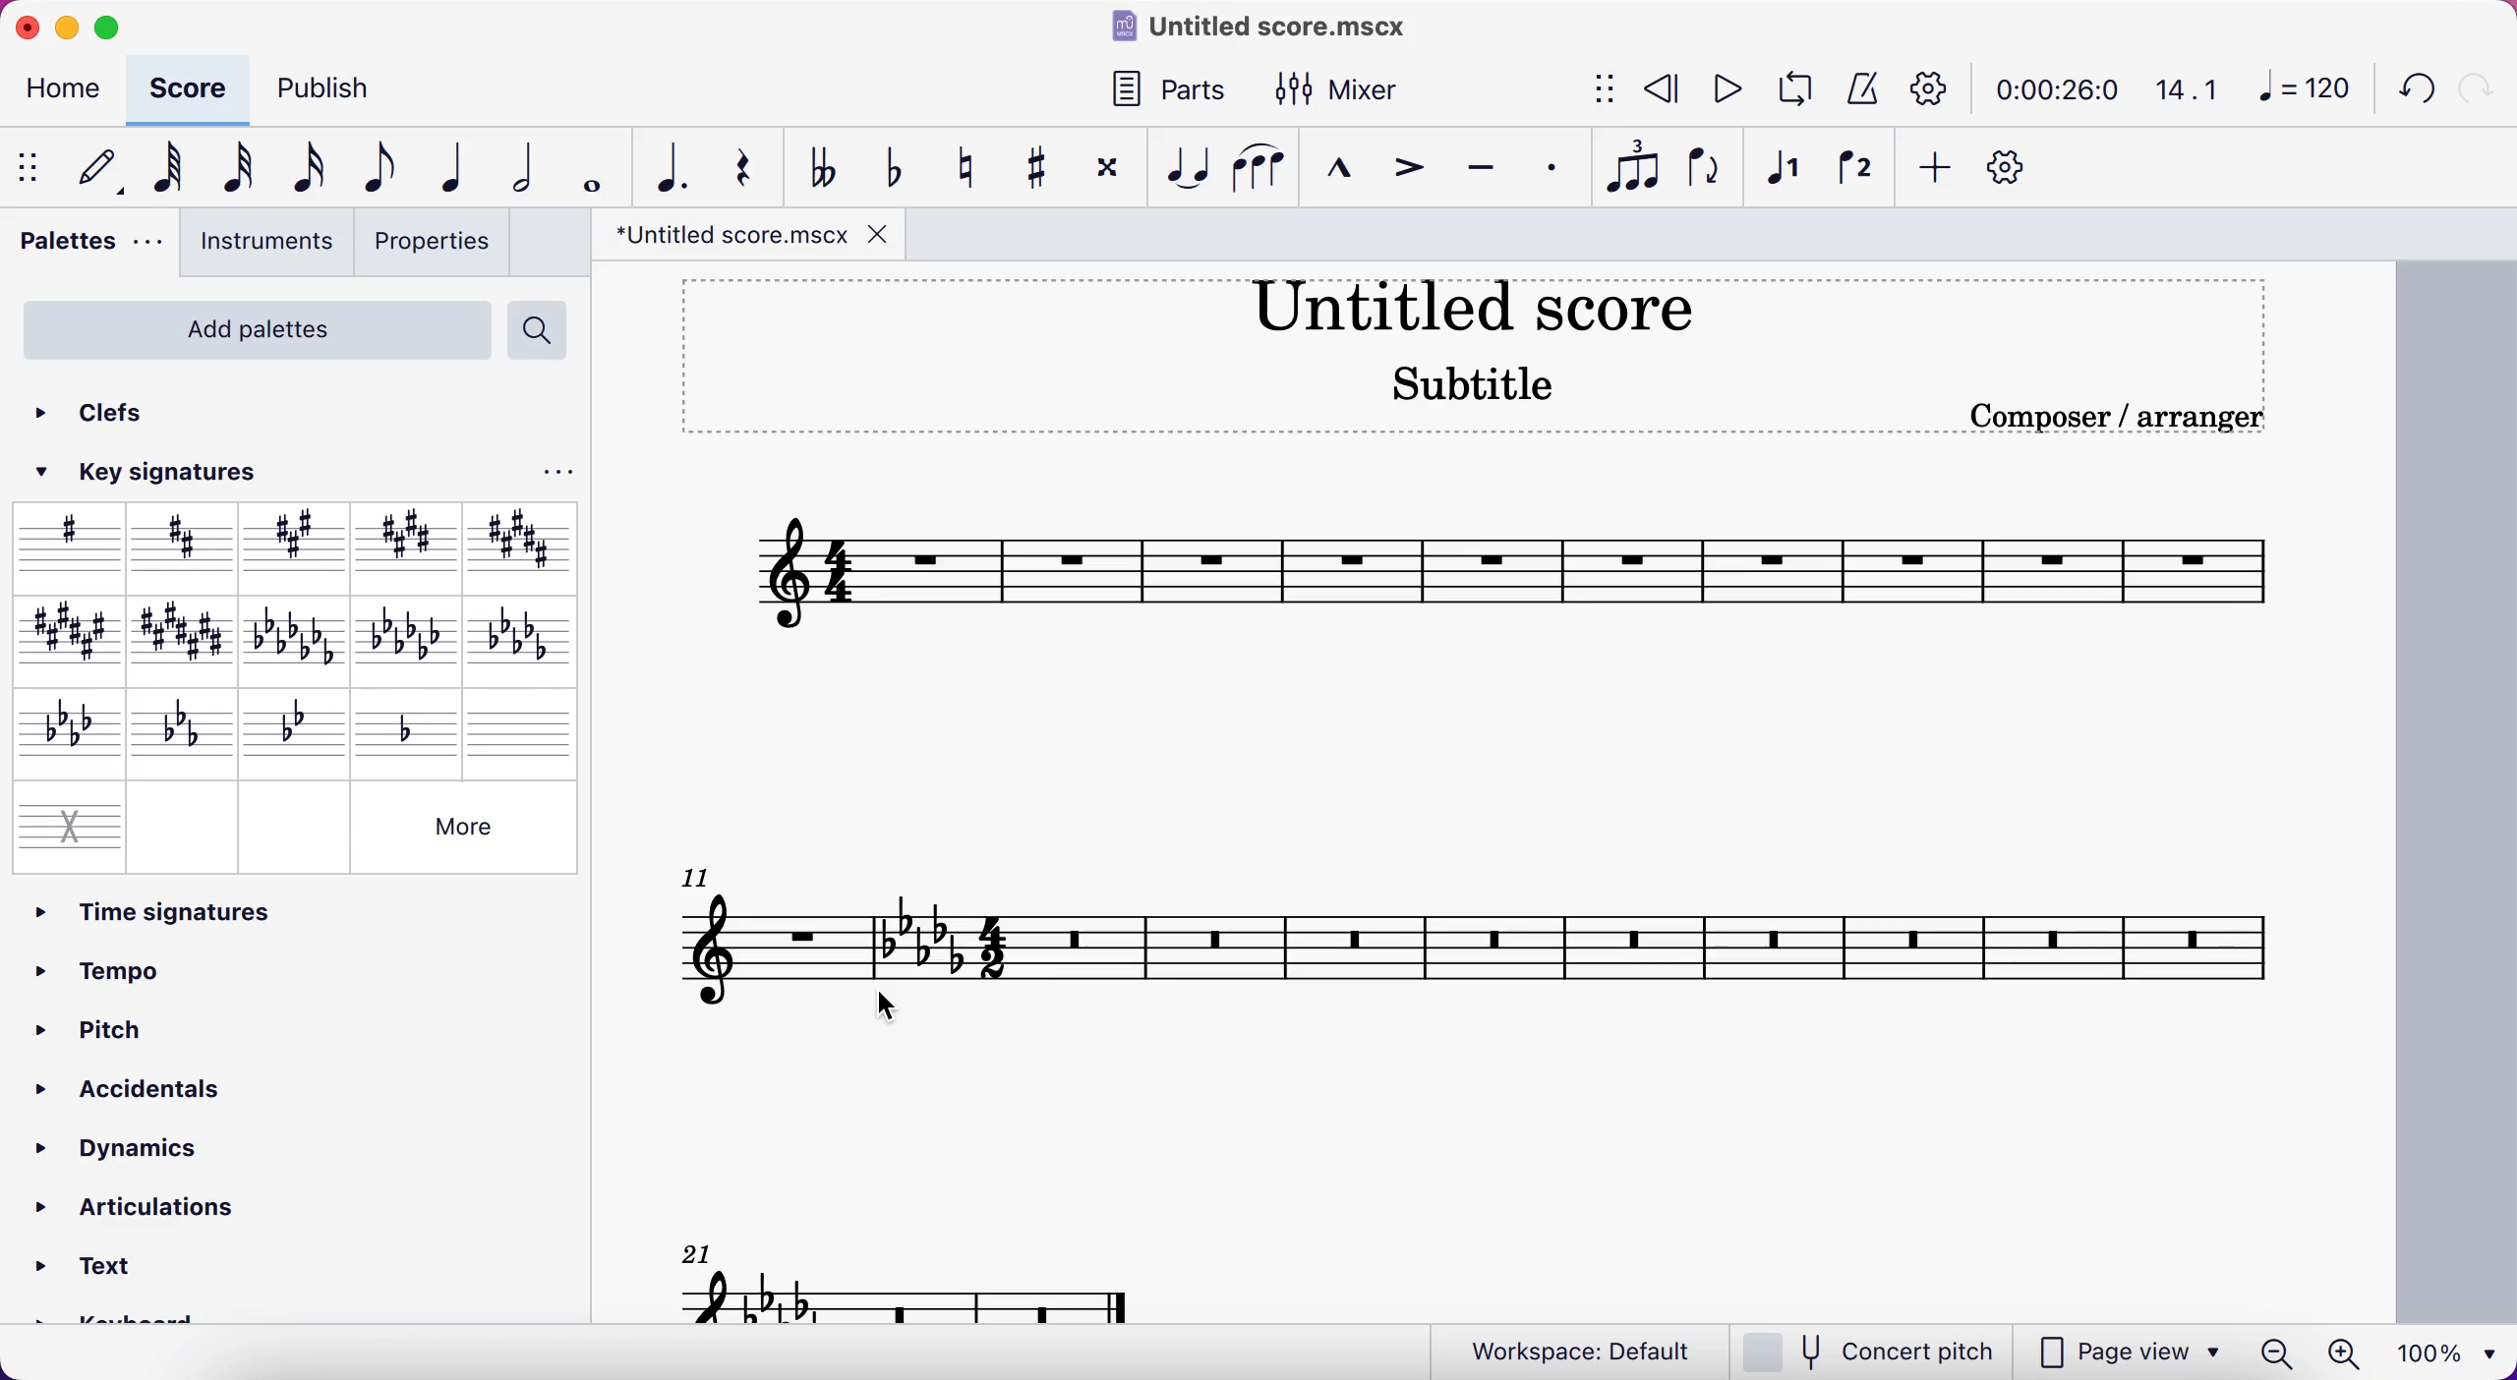  Describe the element at coordinates (900, 1011) in the screenshot. I see `cursor` at that location.